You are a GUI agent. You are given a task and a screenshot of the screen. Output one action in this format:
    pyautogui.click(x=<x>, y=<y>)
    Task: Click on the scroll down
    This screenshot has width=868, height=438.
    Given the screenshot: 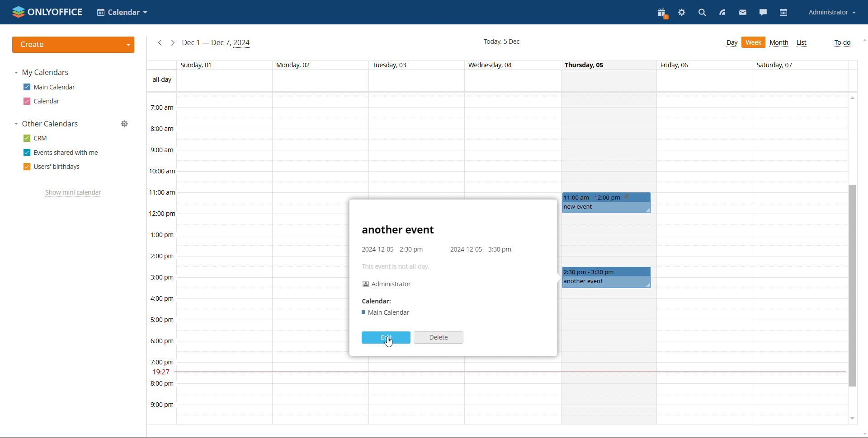 What is the action you would take?
    pyautogui.click(x=863, y=433)
    